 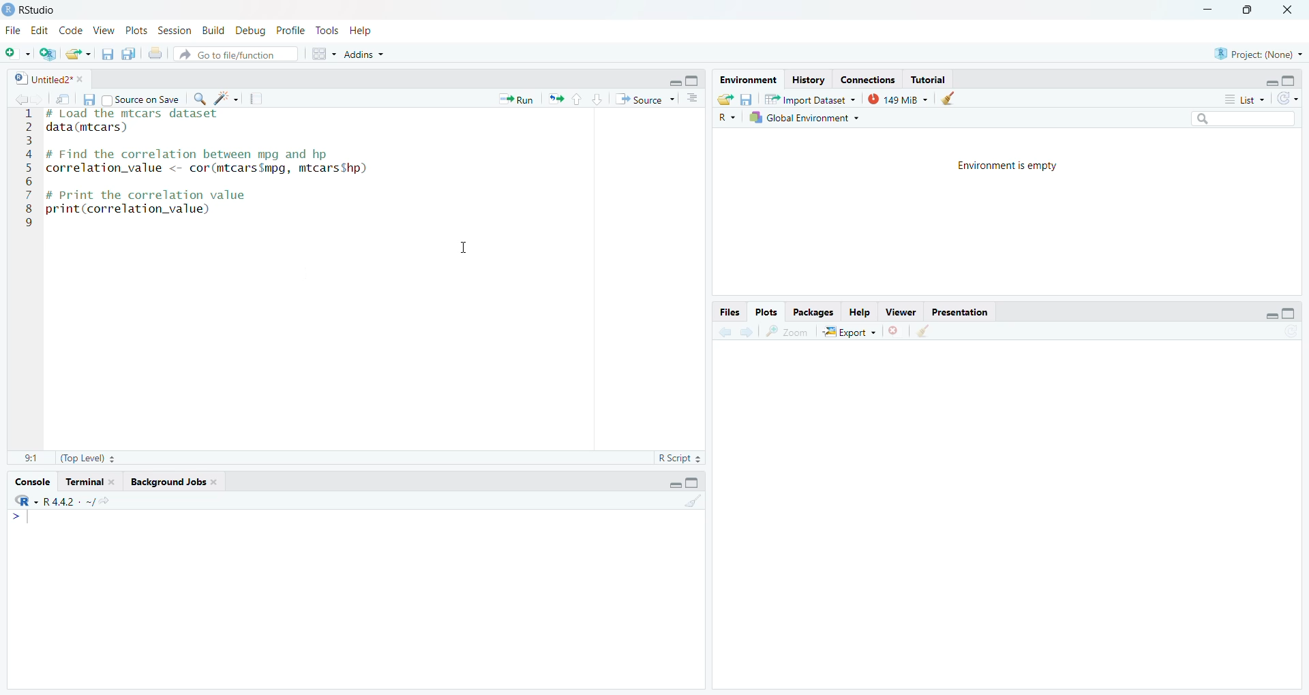 I want to click on R.4.4.2~/, so click(x=65, y=501).